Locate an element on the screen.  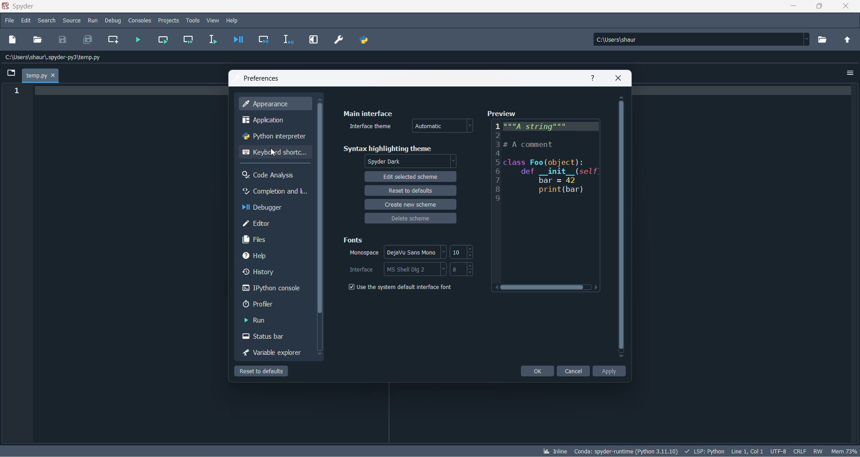
reset to default is located at coordinates (409, 192).